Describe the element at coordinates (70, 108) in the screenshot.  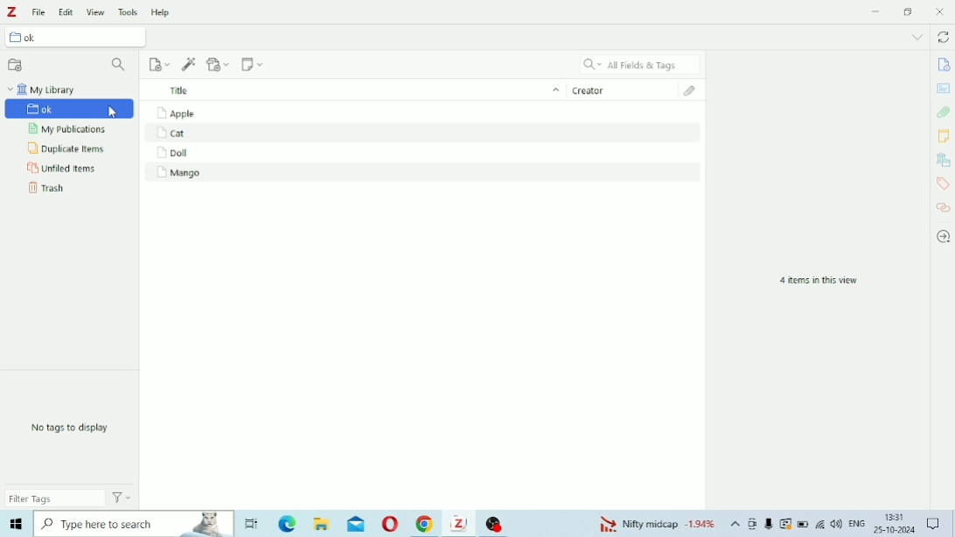
I see `ok` at that location.